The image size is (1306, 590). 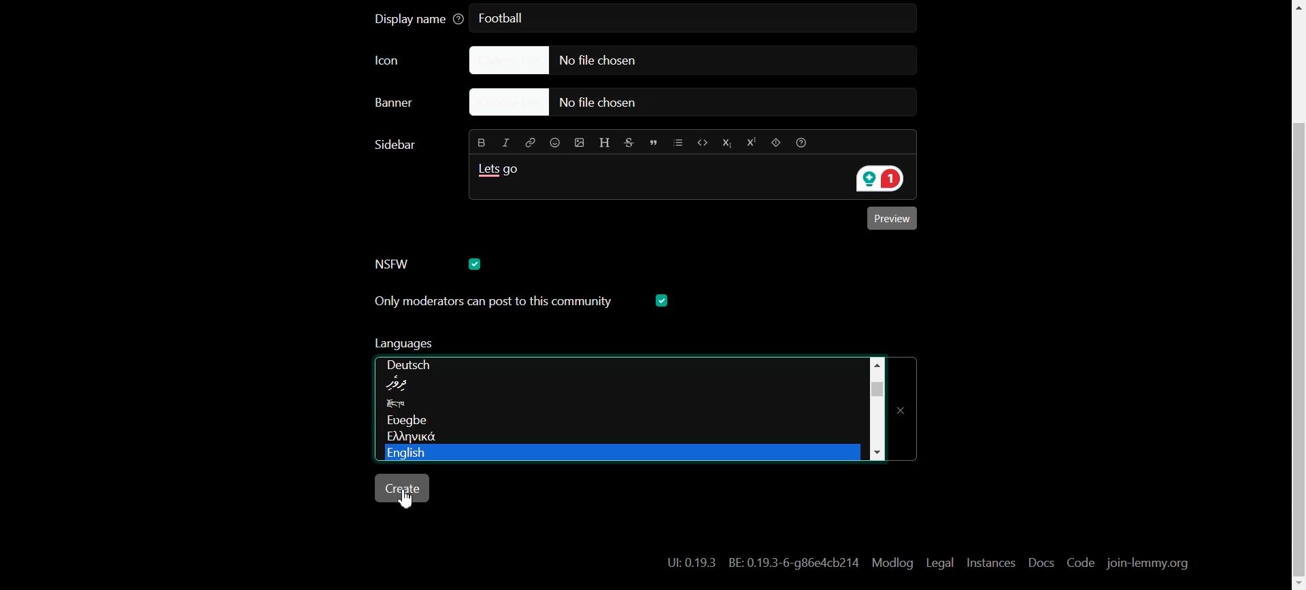 I want to click on Language, so click(x=616, y=405).